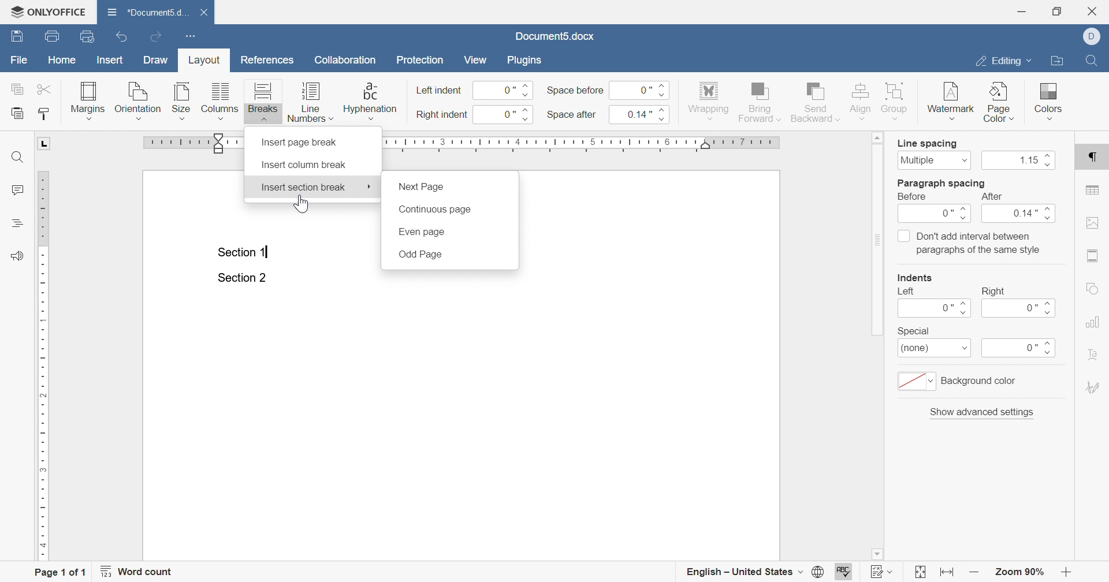 The width and height of the screenshot is (1109, 582). Describe the element at coordinates (928, 144) in the screenshot. I see `line spacing` at that location.